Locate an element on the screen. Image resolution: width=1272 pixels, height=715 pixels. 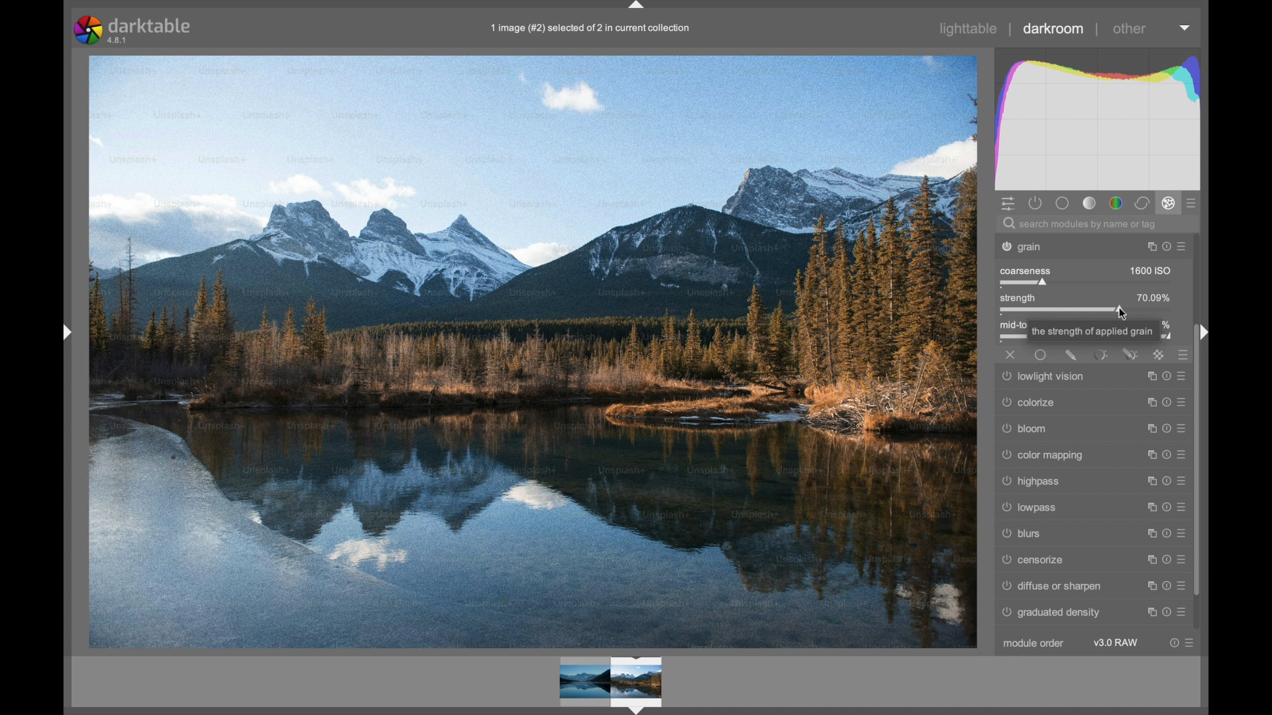
1600 ISO is located at coordinates (1151, 270).